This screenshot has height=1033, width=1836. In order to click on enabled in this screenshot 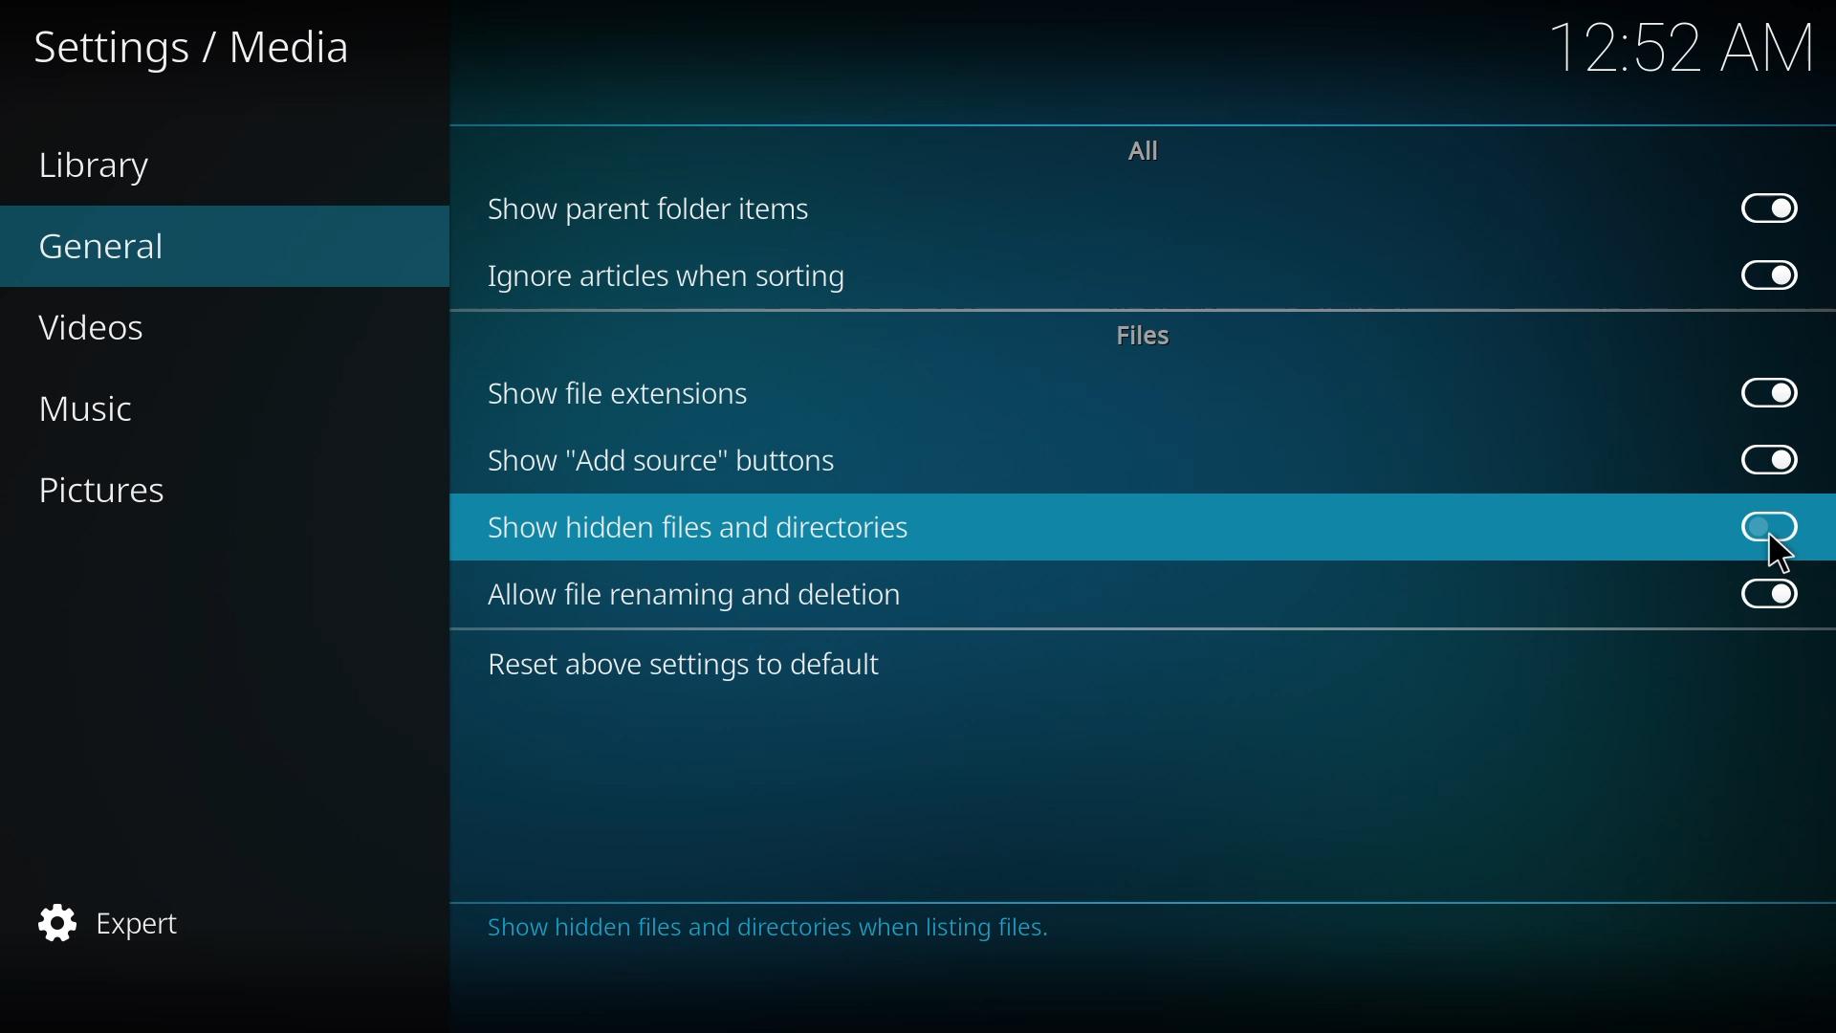, I will do `click(1774, 392)`.